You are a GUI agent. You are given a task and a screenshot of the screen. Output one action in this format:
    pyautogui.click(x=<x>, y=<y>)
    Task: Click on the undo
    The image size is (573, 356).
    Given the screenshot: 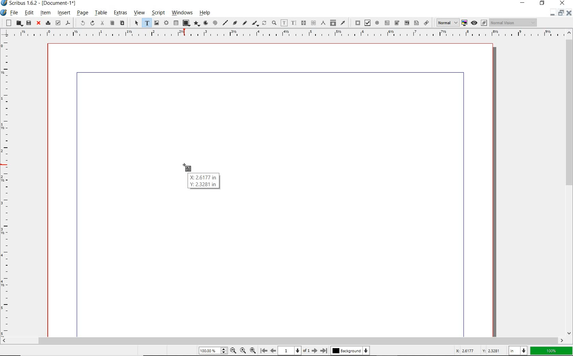 What is the action you would take?
    pyautogui.click(x=80, y=23)
    